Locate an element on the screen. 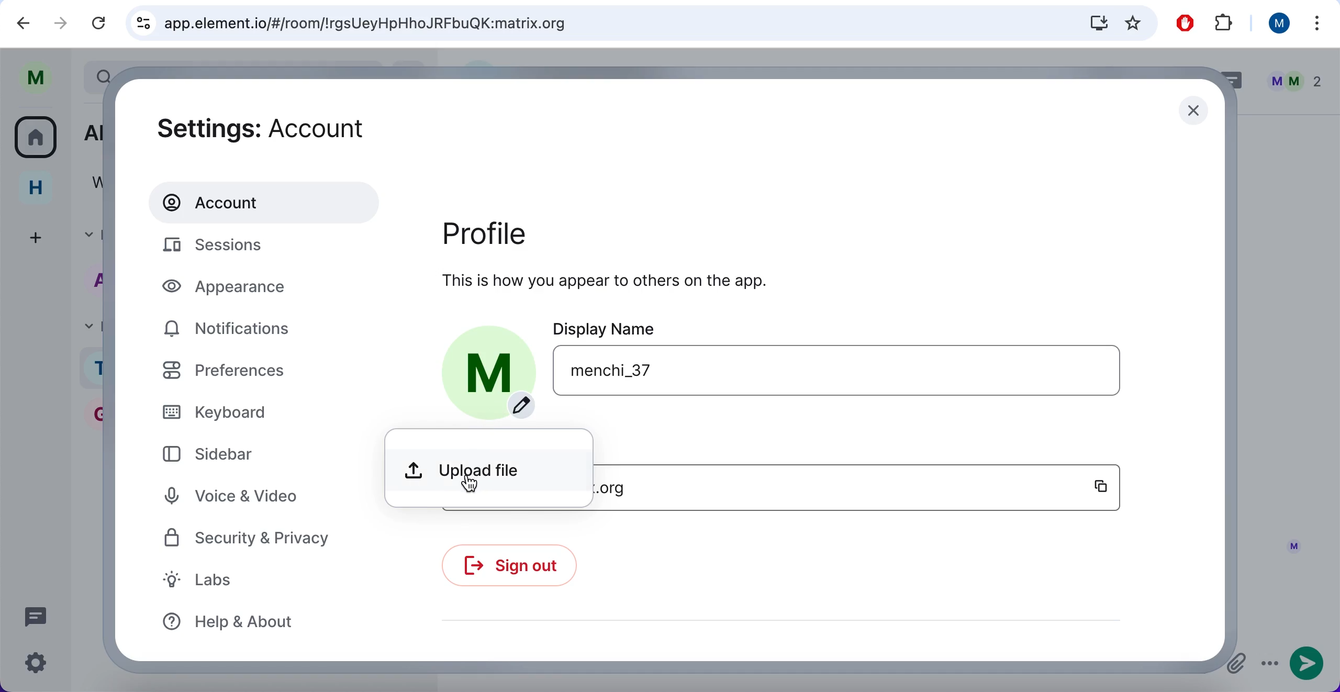 The width and height of the screenshot is (1340, 692). threads is located at coordinates (36, 616).